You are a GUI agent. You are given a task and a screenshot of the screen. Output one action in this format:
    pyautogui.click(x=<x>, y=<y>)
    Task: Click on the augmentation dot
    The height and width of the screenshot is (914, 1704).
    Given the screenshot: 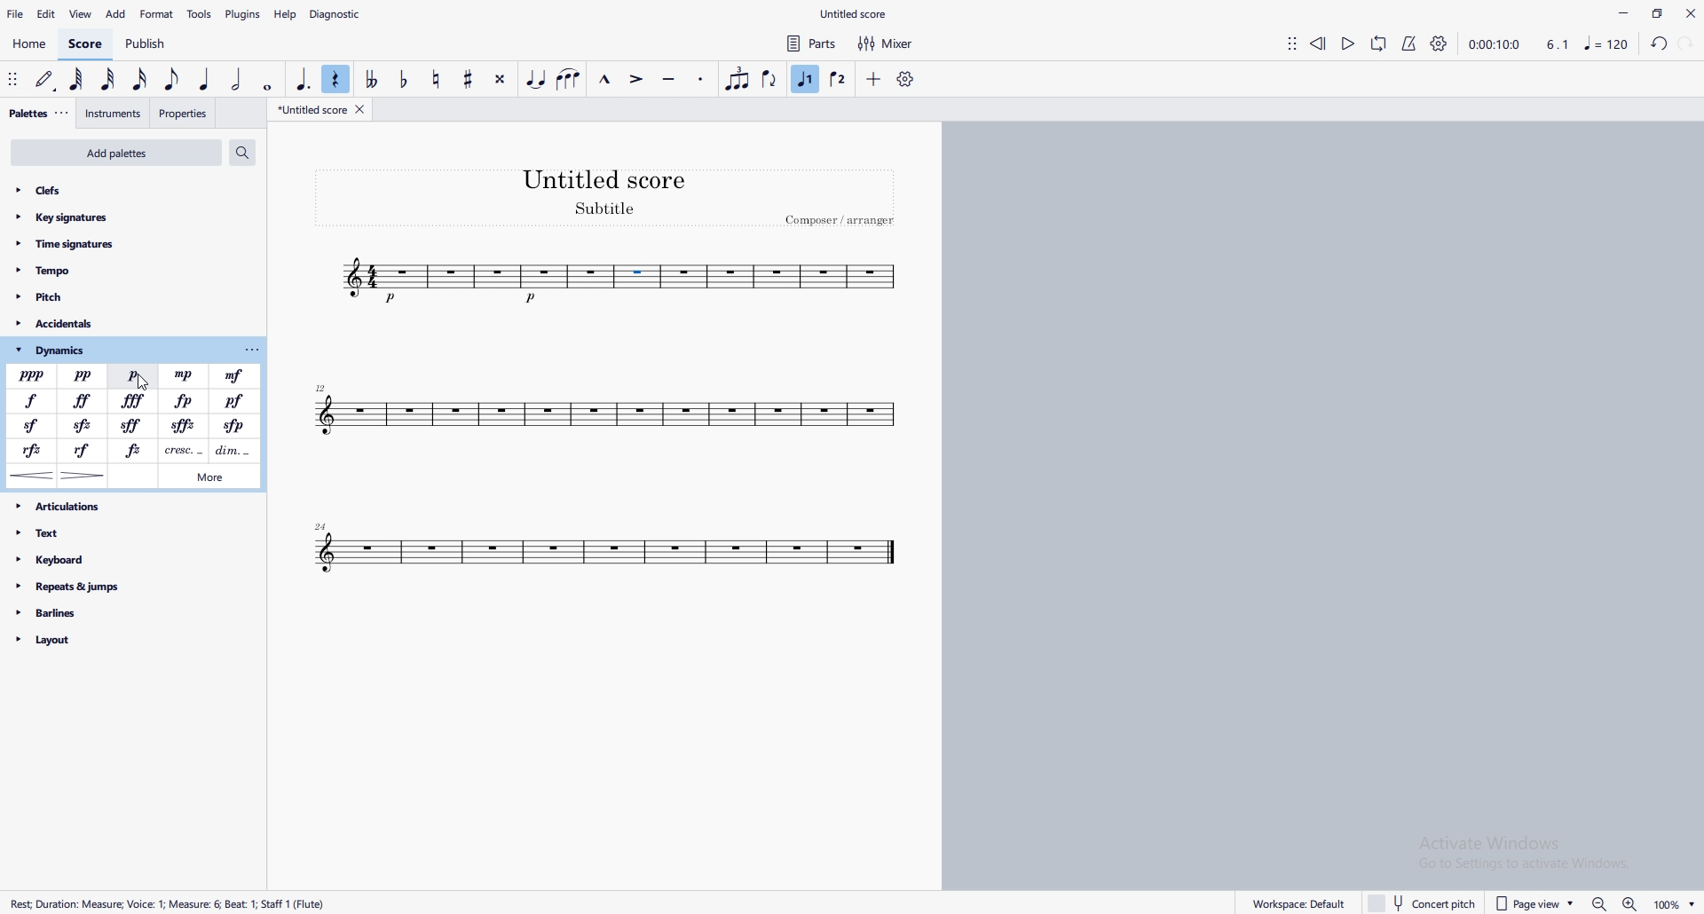 What is the action you would take?
    pyautogui.click(x=304, y=80)
    